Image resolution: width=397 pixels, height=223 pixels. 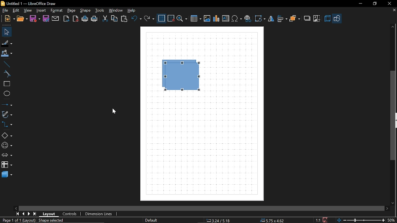 What do you see at coordinates (373, 4) in the screenshot?
I see `Restore down` at bounding box center [373, 4].